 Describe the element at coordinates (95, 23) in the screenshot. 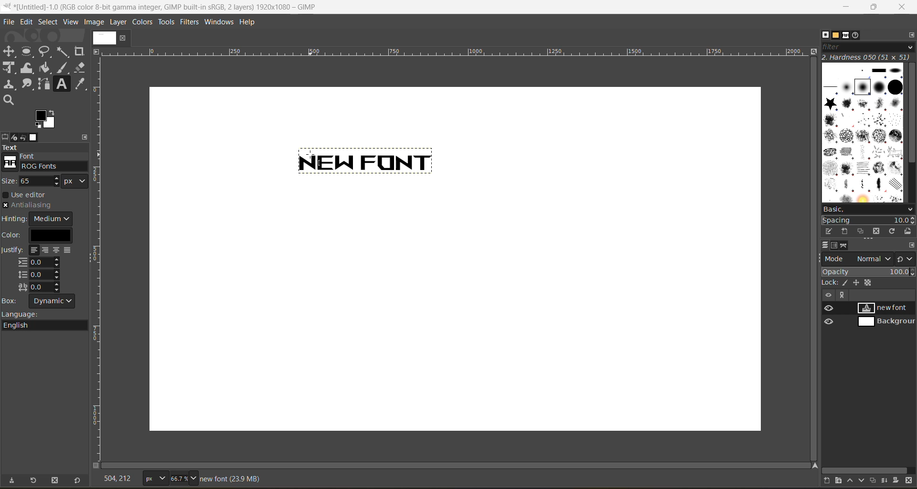

I see `image` at that location.